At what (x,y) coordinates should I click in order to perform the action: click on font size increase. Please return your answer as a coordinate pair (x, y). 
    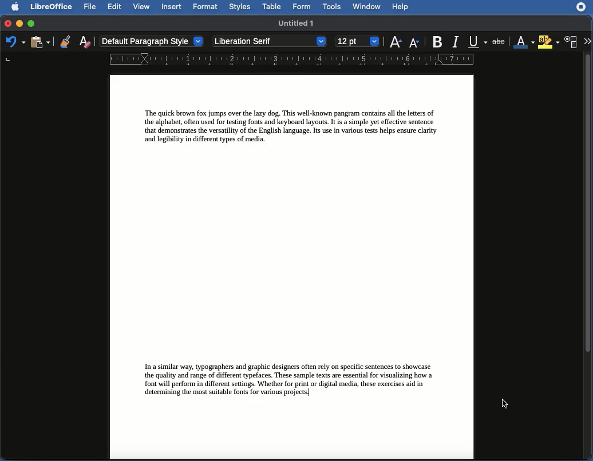
    Looking at the image, I should click on (394, 44).